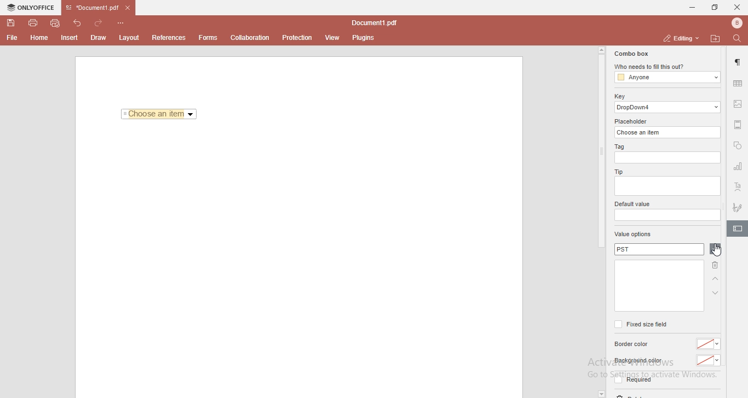 The width and height of the screenshot is (748, 398). Describe the element at coordinates (738, 83) in the screenshot. I see `table` at that location.